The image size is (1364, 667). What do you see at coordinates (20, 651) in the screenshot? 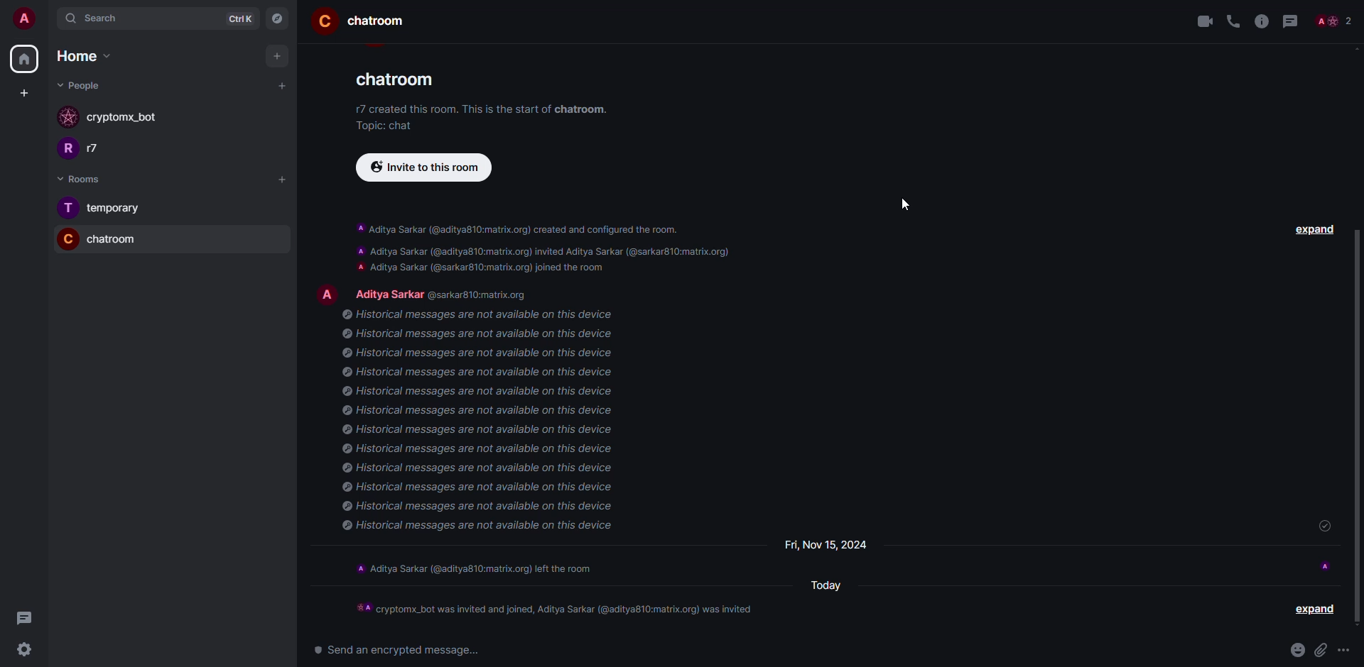
I see `settings` at bounding box center [20, 651].